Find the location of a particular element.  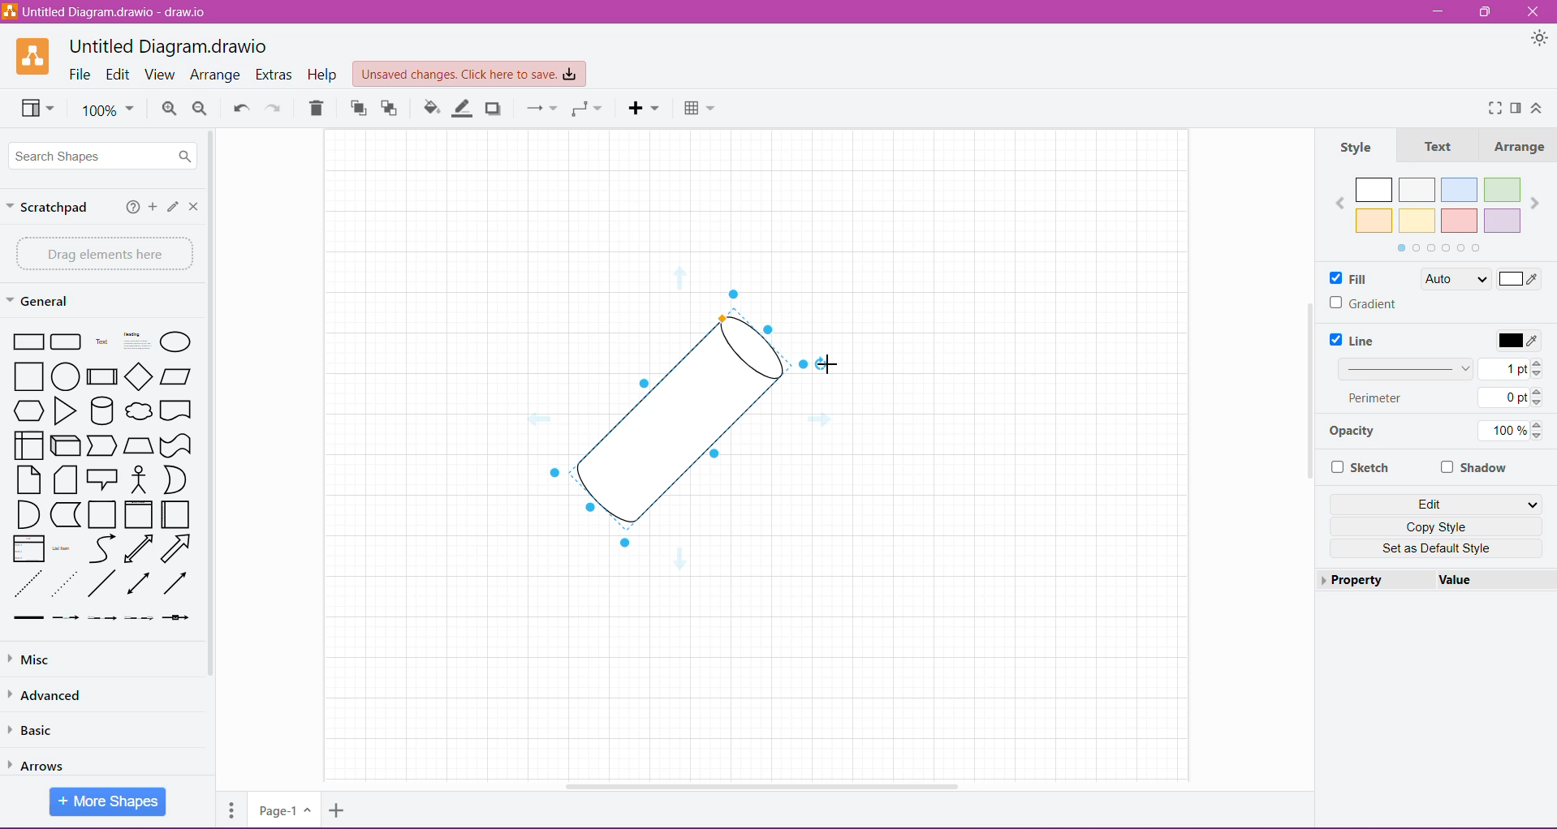

To Back is located at coordinates (393, 108).